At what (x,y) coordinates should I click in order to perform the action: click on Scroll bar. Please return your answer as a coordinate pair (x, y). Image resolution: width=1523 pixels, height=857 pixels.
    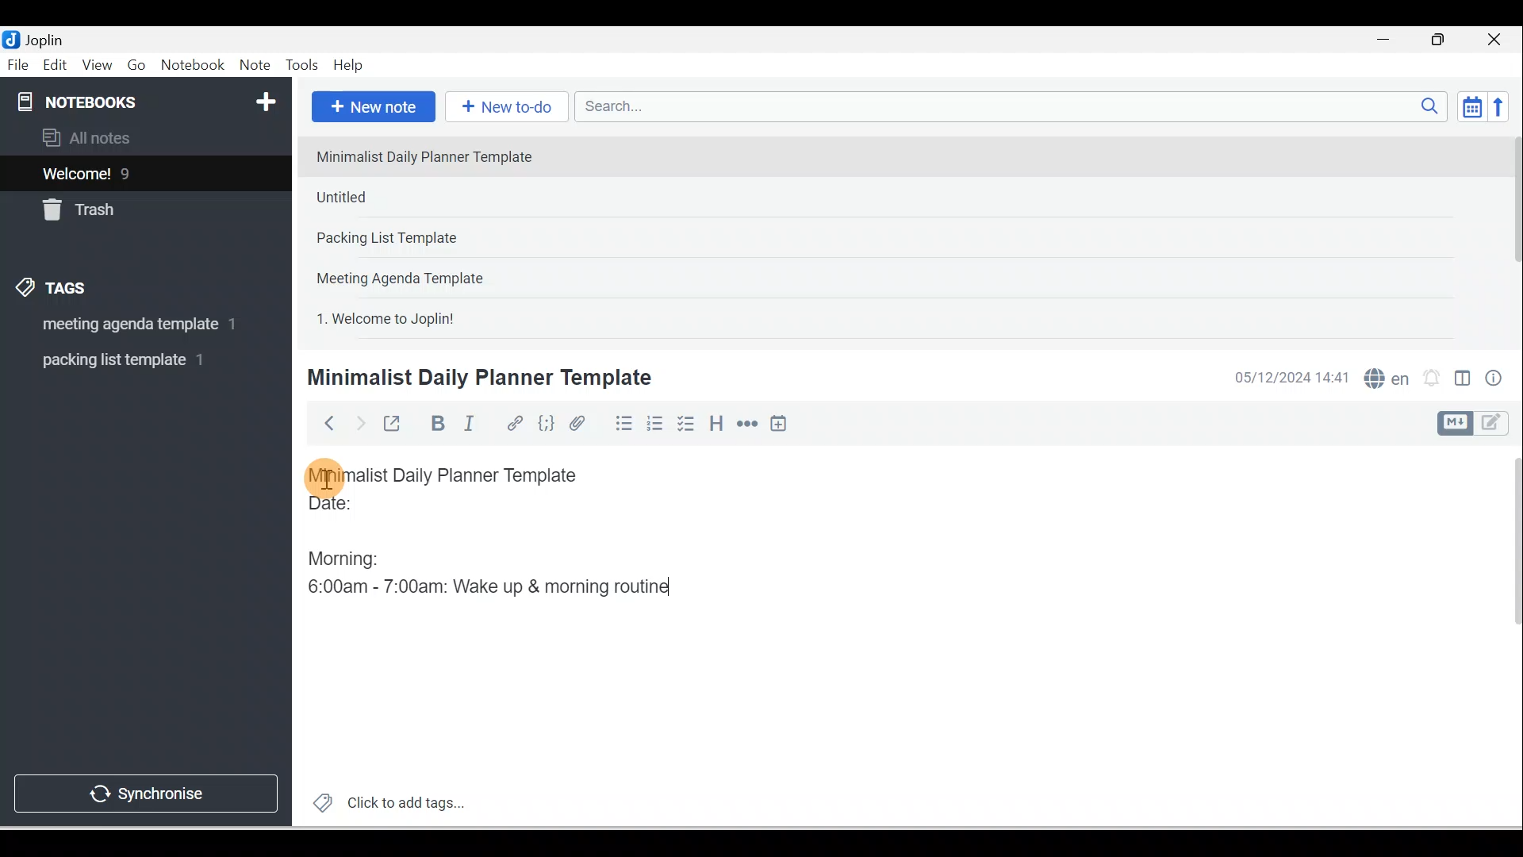
    Looking at the image, I should click on (1506, 636).